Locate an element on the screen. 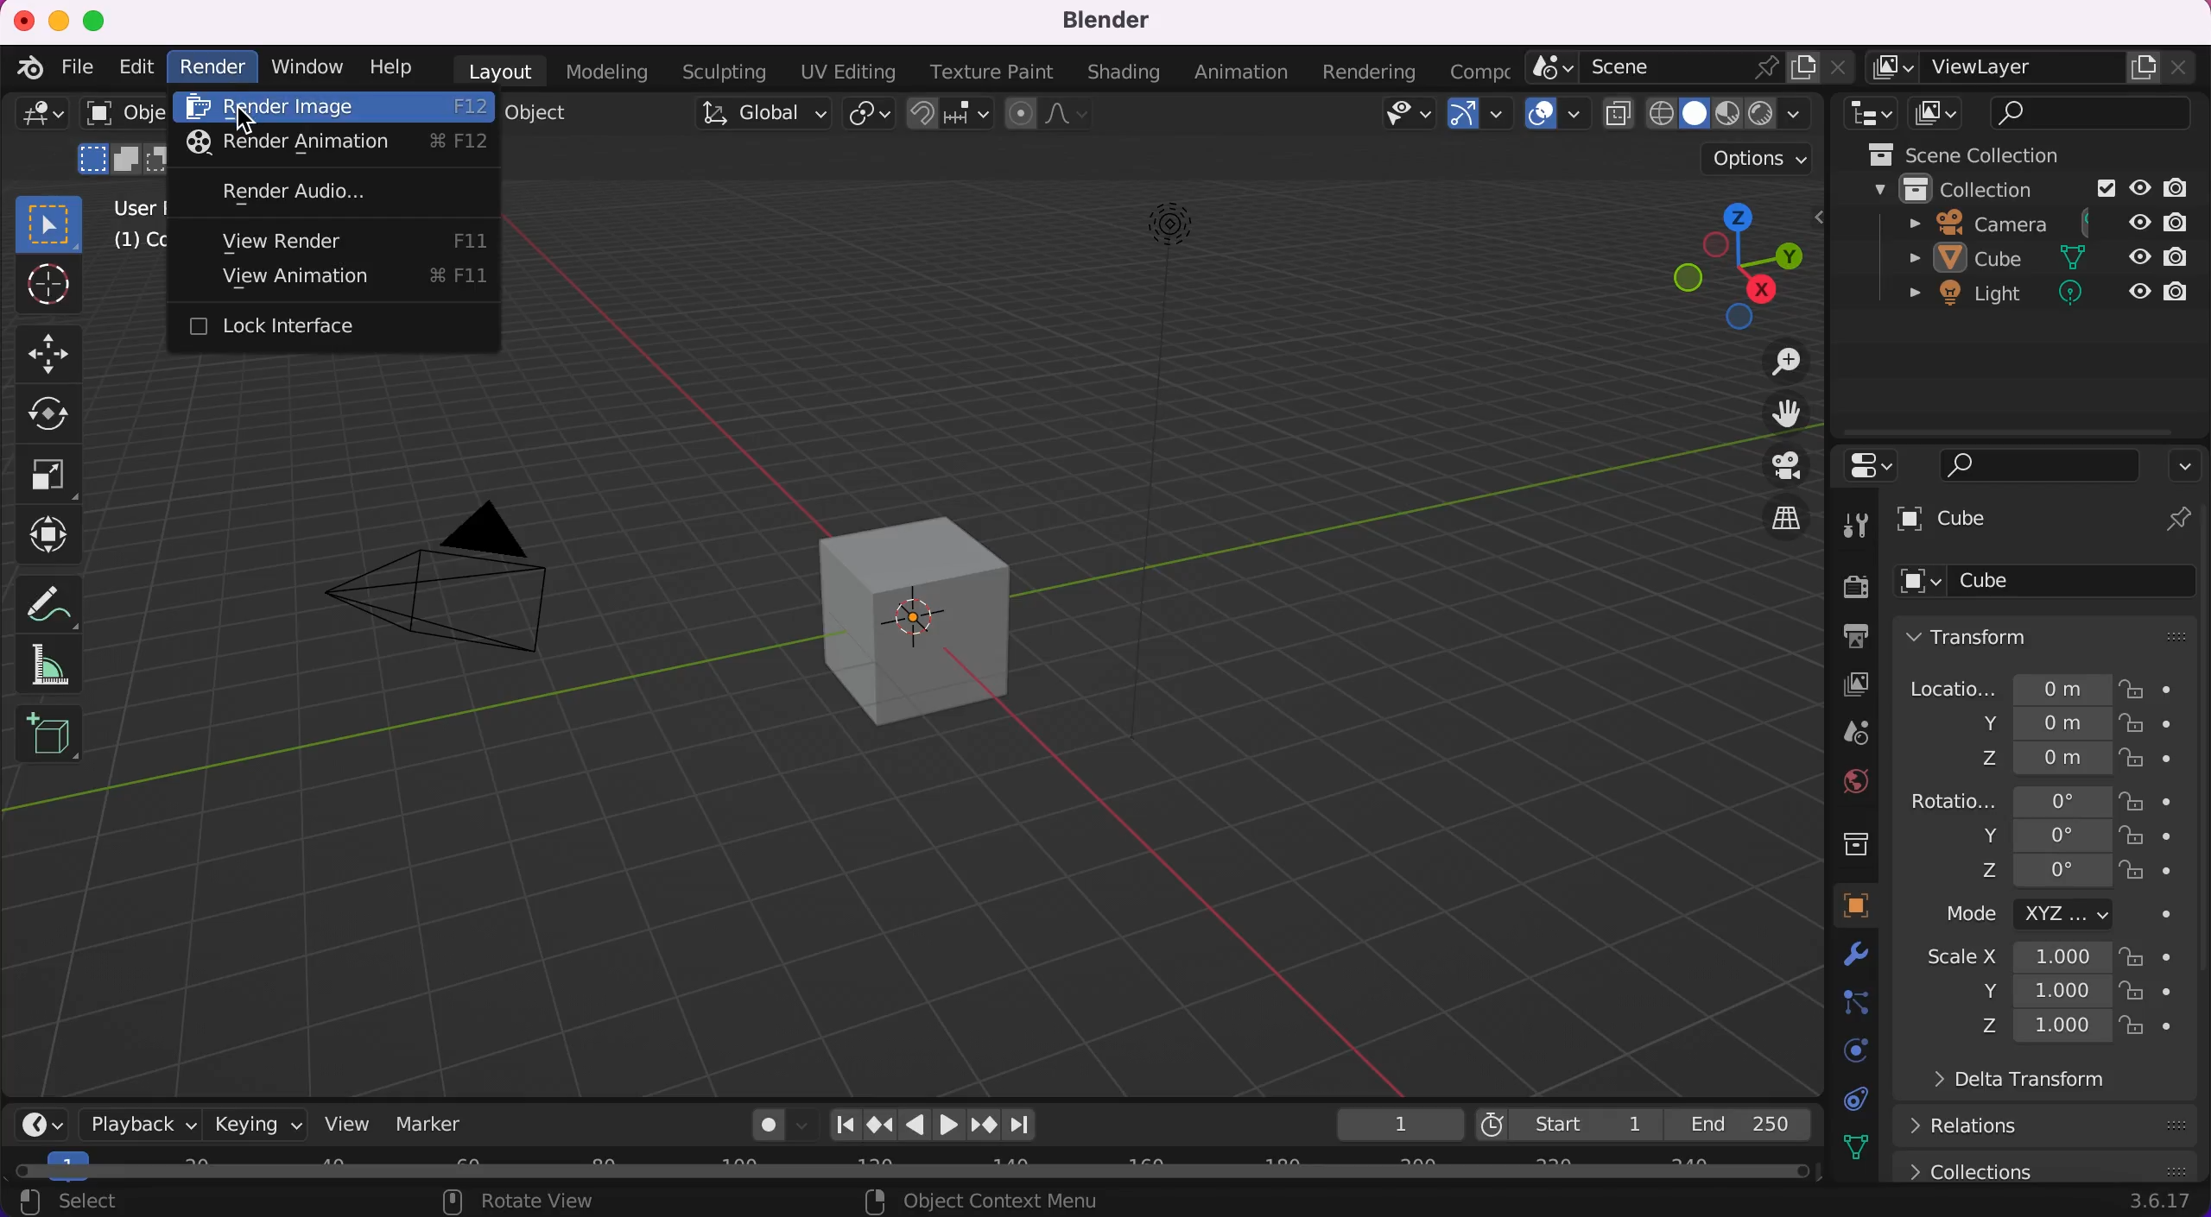 Image resolution: width=2211 pixels, height=1217 pixels. annotate is located at coordinates (64, 596).